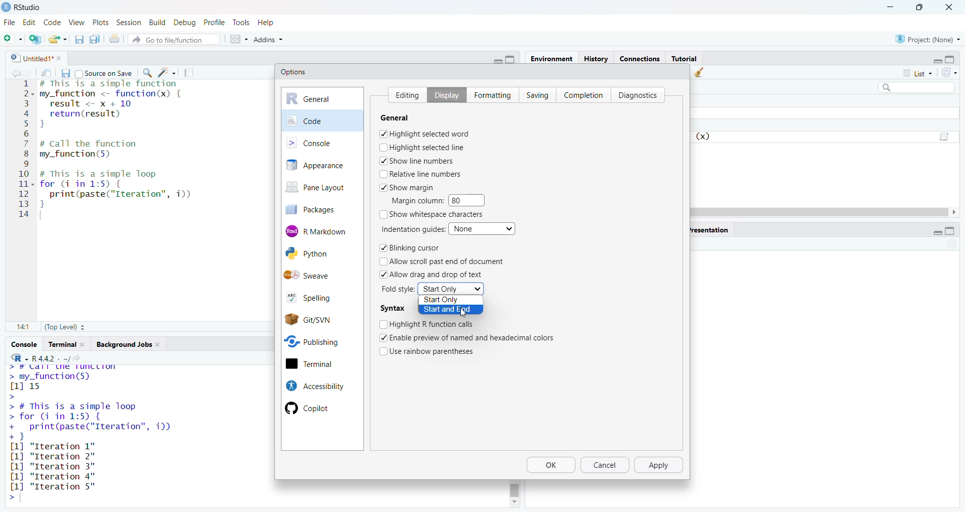 The width and height of the screenshot is (965, 512). What do you see at coordinates (65, 72) in the screenshot?
I see `save current document` at bounding box center [65, 72].